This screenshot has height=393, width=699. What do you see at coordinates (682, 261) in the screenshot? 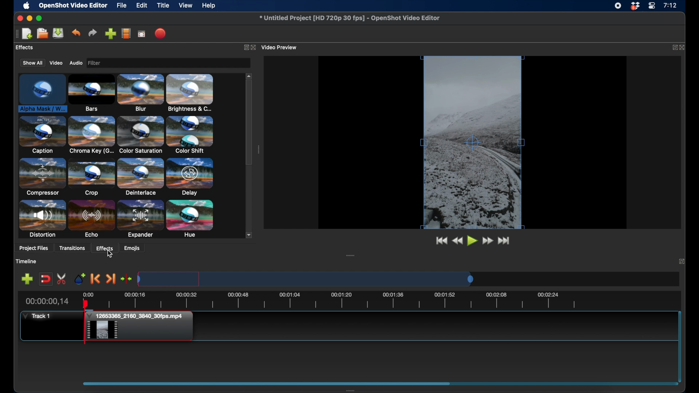
I see `expand` at bounding box center [682, 261].